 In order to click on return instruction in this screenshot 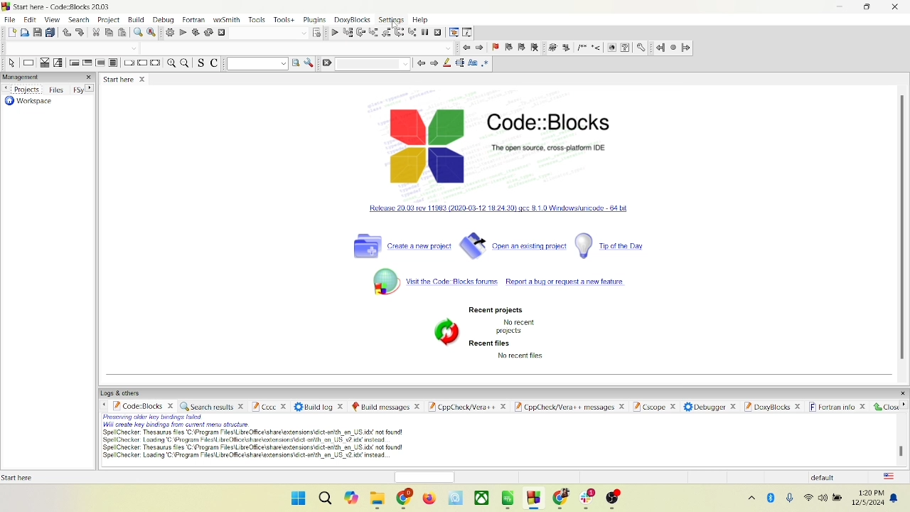, I will do `click(157, 63)`.